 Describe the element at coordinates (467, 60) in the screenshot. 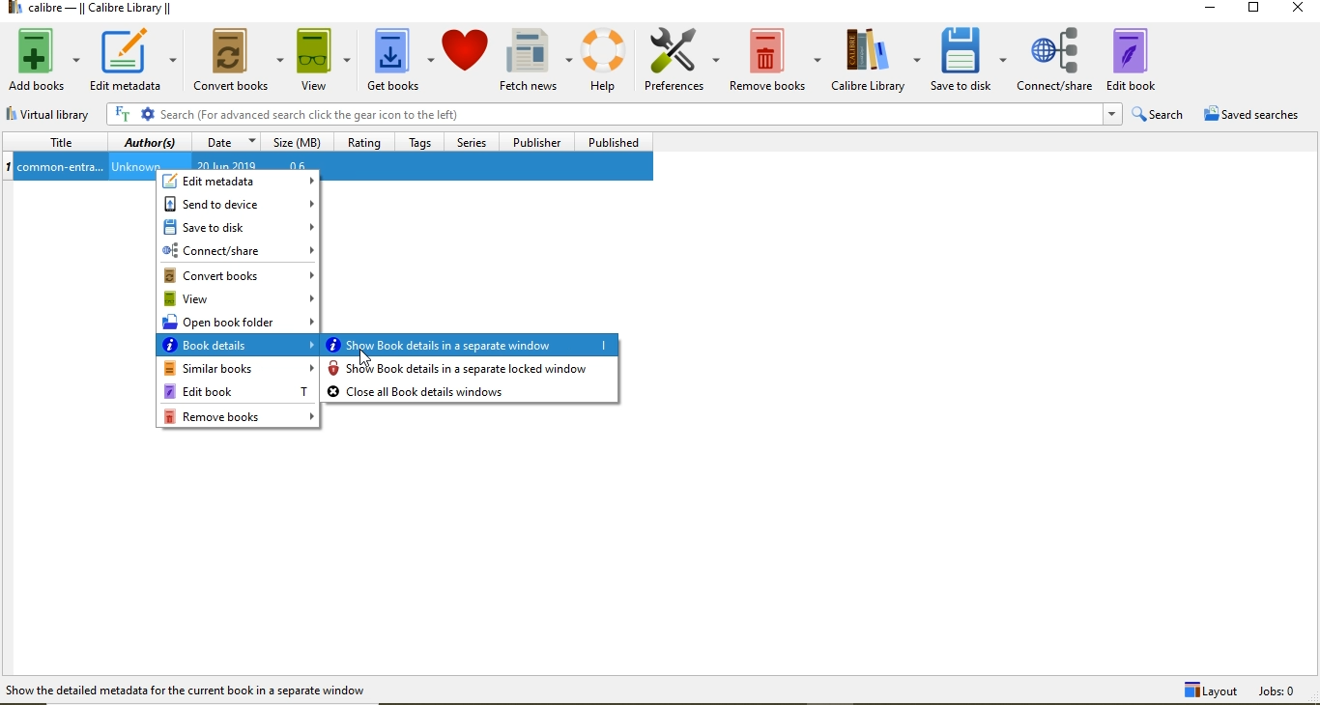

I see `Donate to calibre` at that location.